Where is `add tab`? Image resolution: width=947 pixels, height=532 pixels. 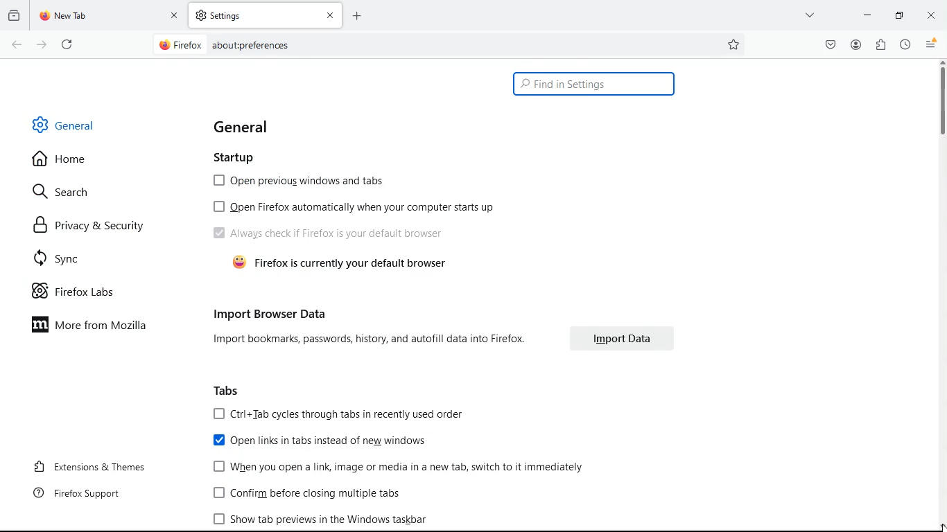 add tab is located at coordinates (357, 15).